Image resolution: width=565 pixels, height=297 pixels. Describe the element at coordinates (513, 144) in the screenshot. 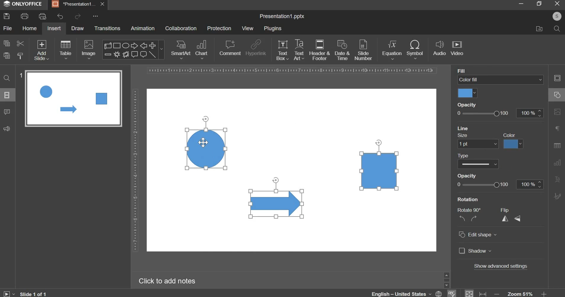

I see `color` at that location.